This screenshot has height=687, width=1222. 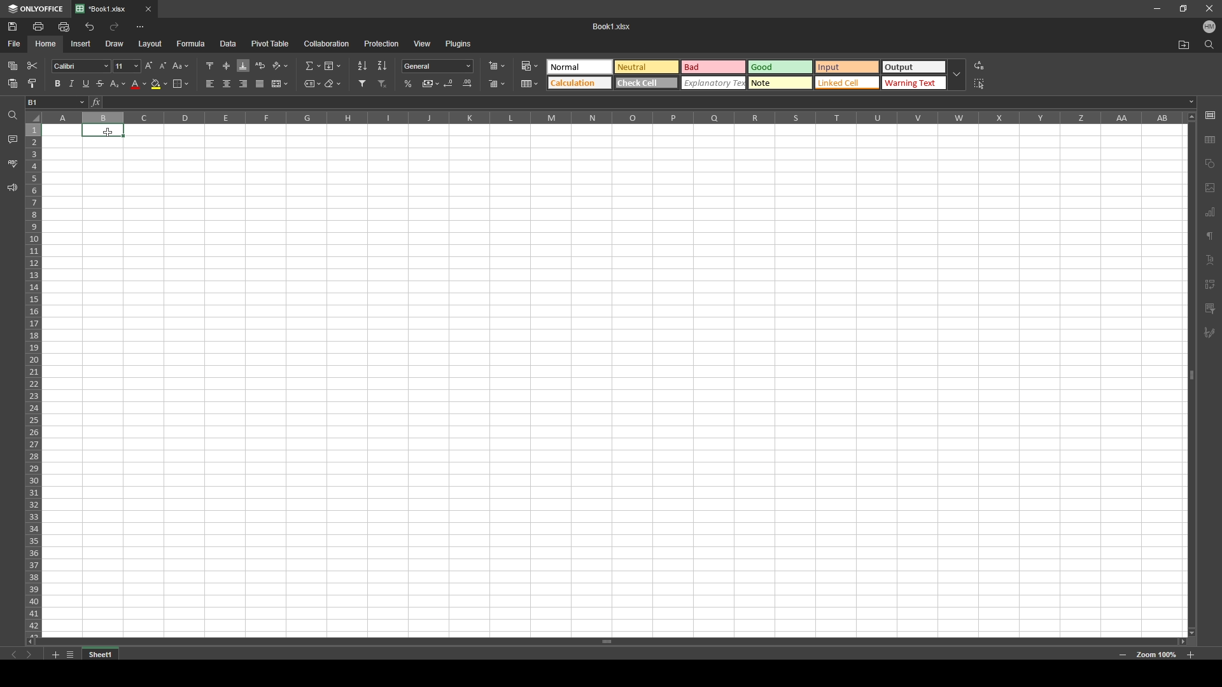 I want to click on Natural, so click(x=645, y=66).